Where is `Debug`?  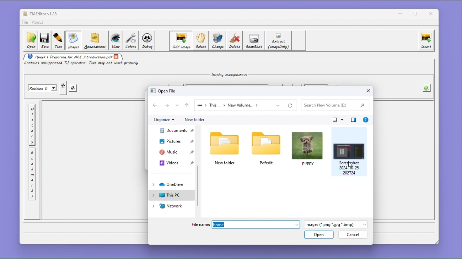 Debug is located at coordinates (148, 41).